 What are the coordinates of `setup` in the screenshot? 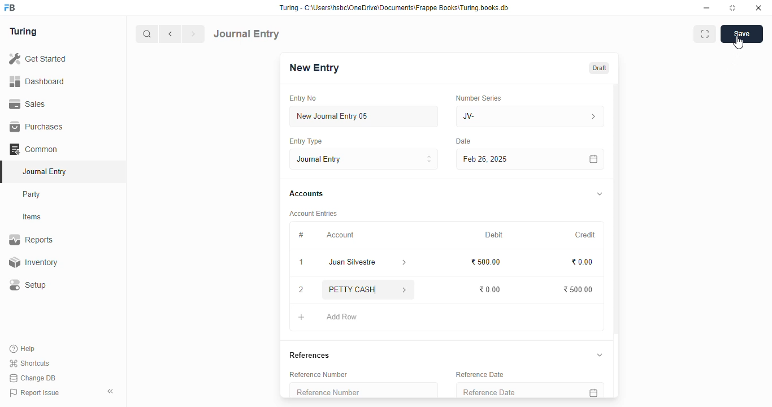 It's located at (29, 285).